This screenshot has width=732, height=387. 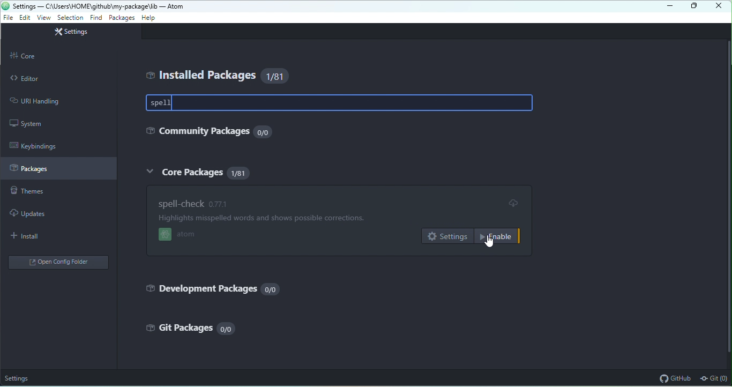 I want to click on updates, so click(x=34, y=212).